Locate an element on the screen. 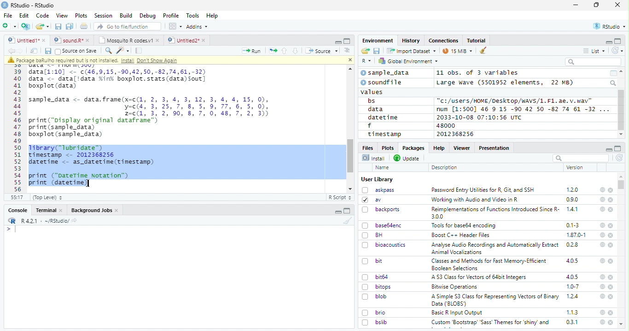 This screenshot has height=331, width=629. 0.3.1 is located at coordinates (572, 322).